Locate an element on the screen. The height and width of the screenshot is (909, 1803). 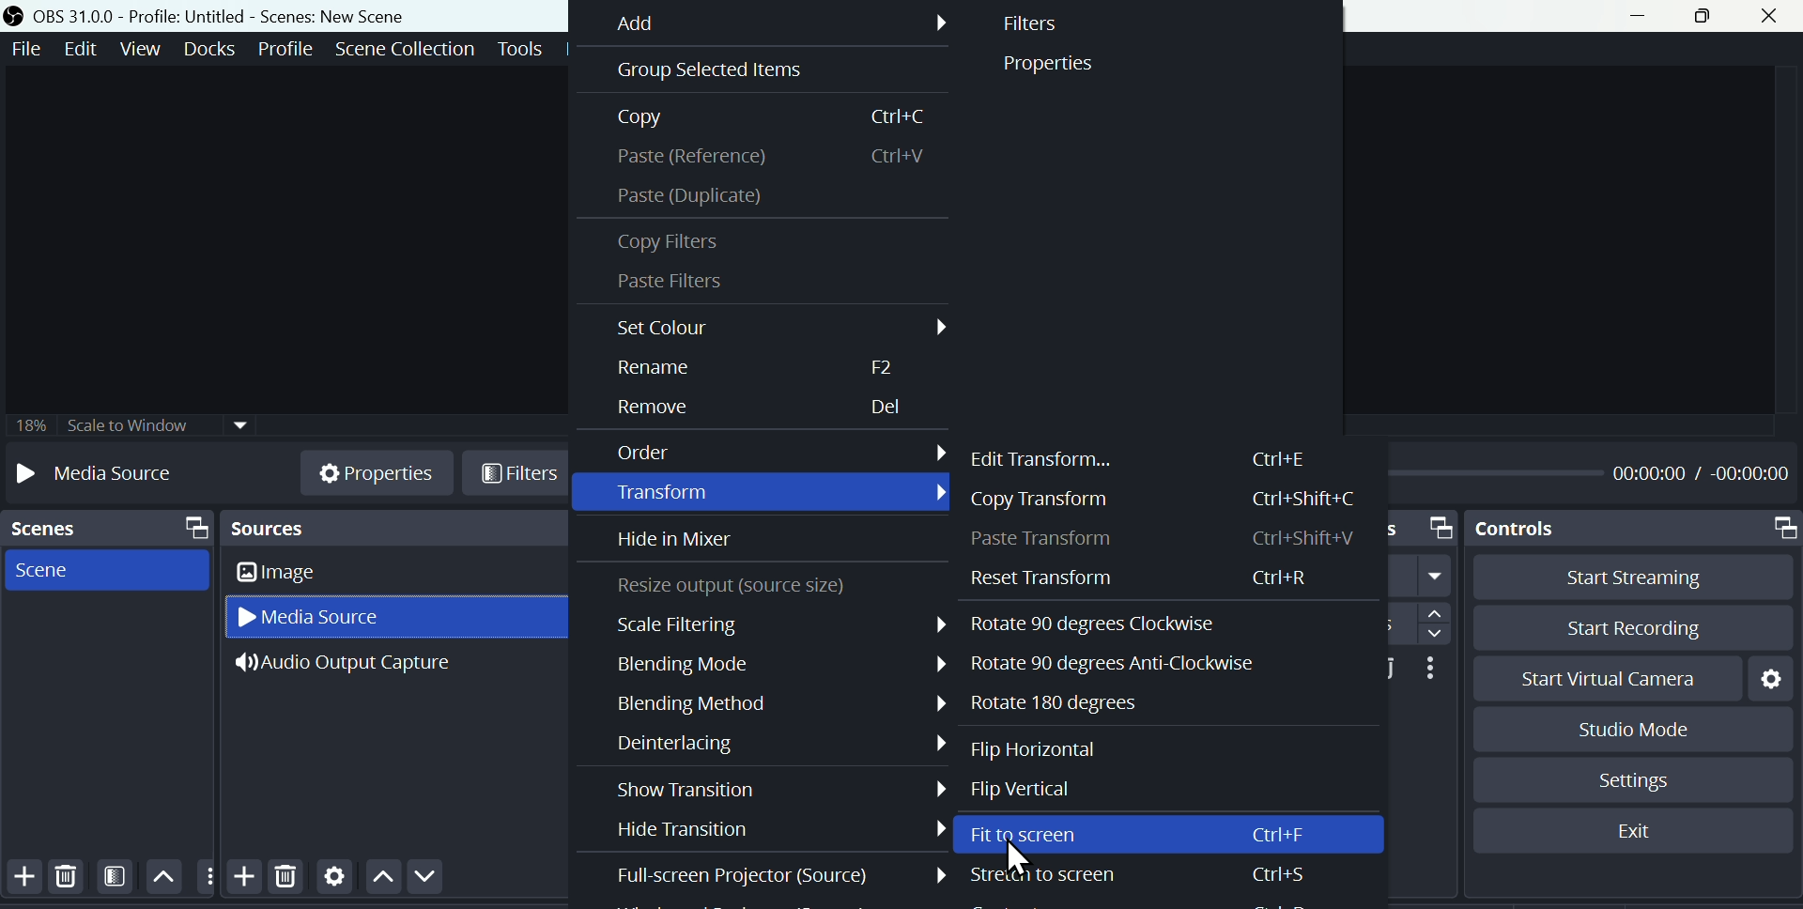
Move up is located at coordinates (378, 881).